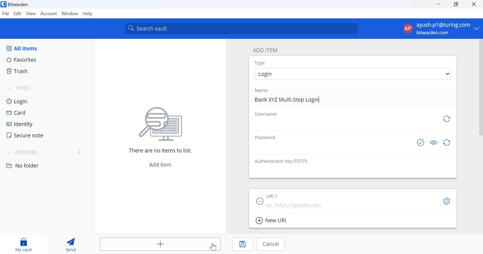 This screenshot has height=254, width=483. What do you see at coordinates (26, 136) in the screenshot?
I see `Secure note` at bounding box center [26, 136].